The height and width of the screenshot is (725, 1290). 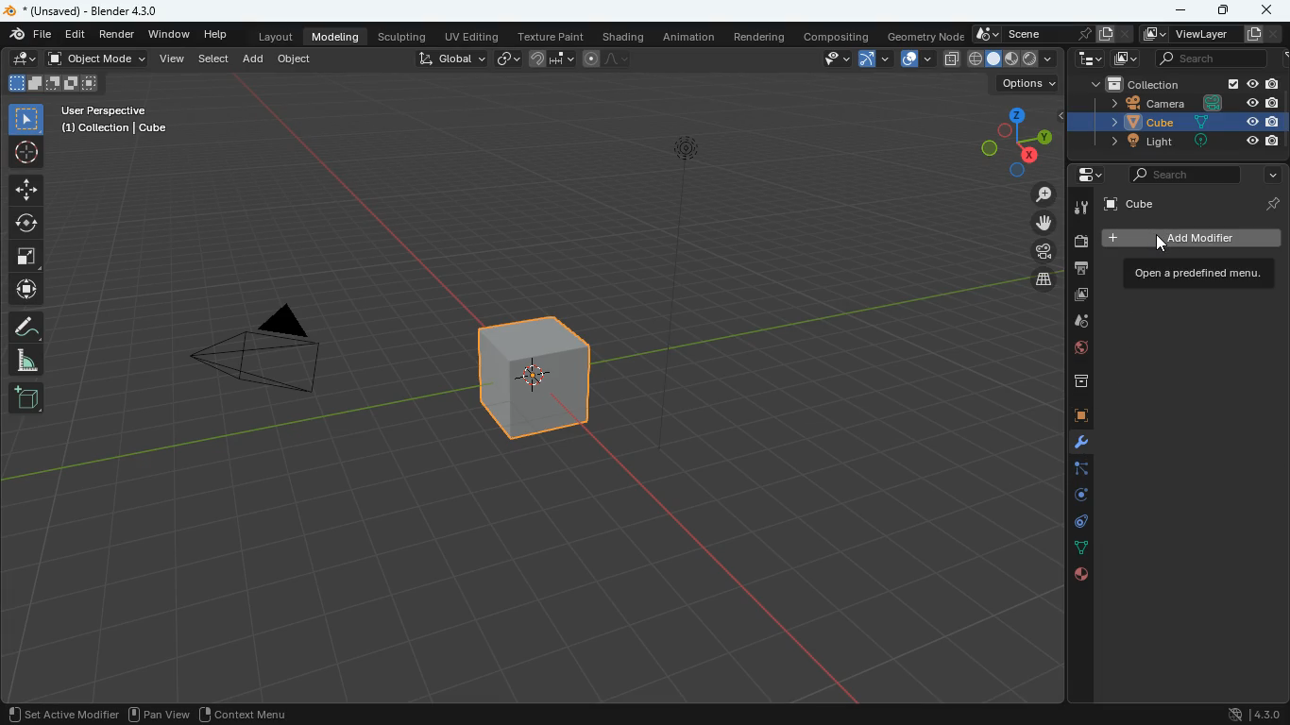 I want to click on cube, so click(x=1072, y=416).